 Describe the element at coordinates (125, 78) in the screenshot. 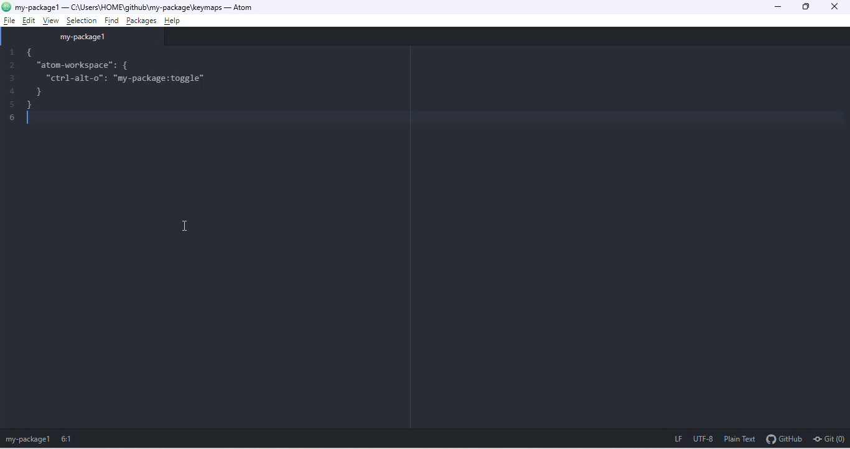

I see `code` at that location.